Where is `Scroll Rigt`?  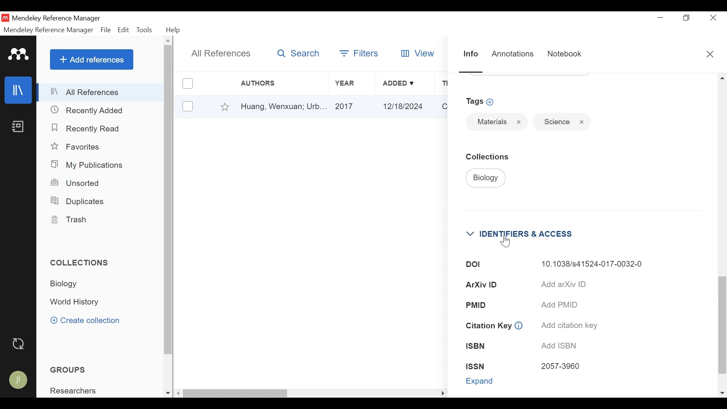 Scroll Rigt is located at coordinates (442, 394).